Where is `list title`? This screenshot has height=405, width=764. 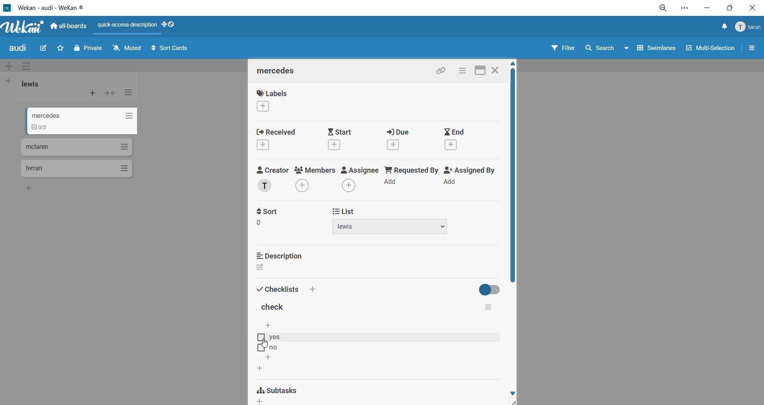 list title is located at coordinates (40, 85).